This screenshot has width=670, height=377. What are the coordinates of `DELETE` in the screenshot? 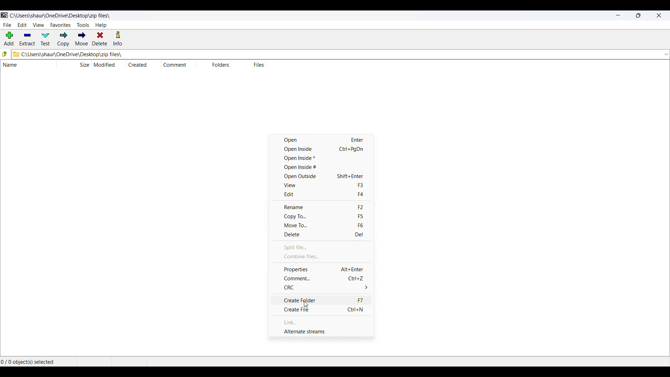 It's located at (328, 235).